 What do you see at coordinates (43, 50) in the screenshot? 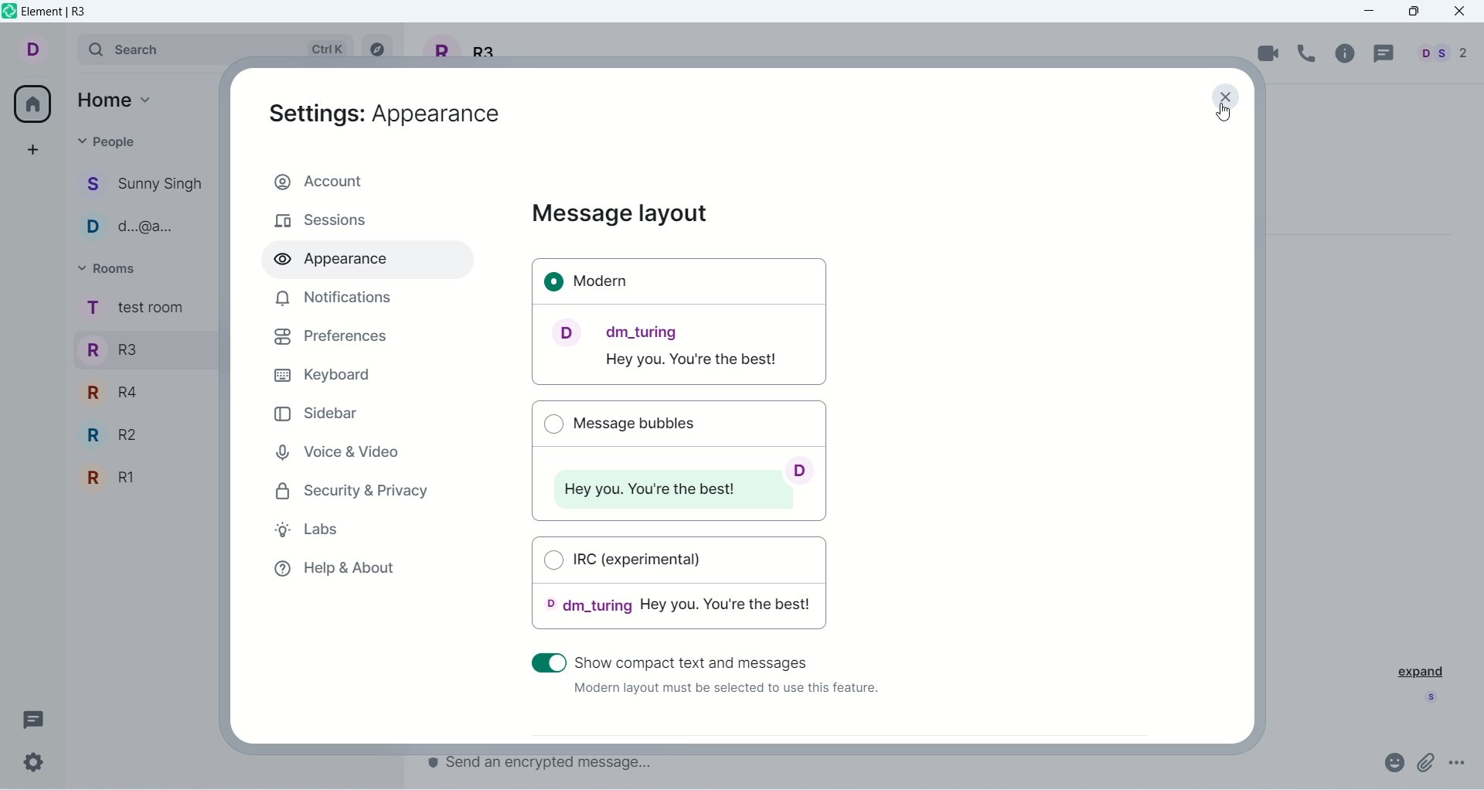
I see `account` at bounding box center [43, 50].